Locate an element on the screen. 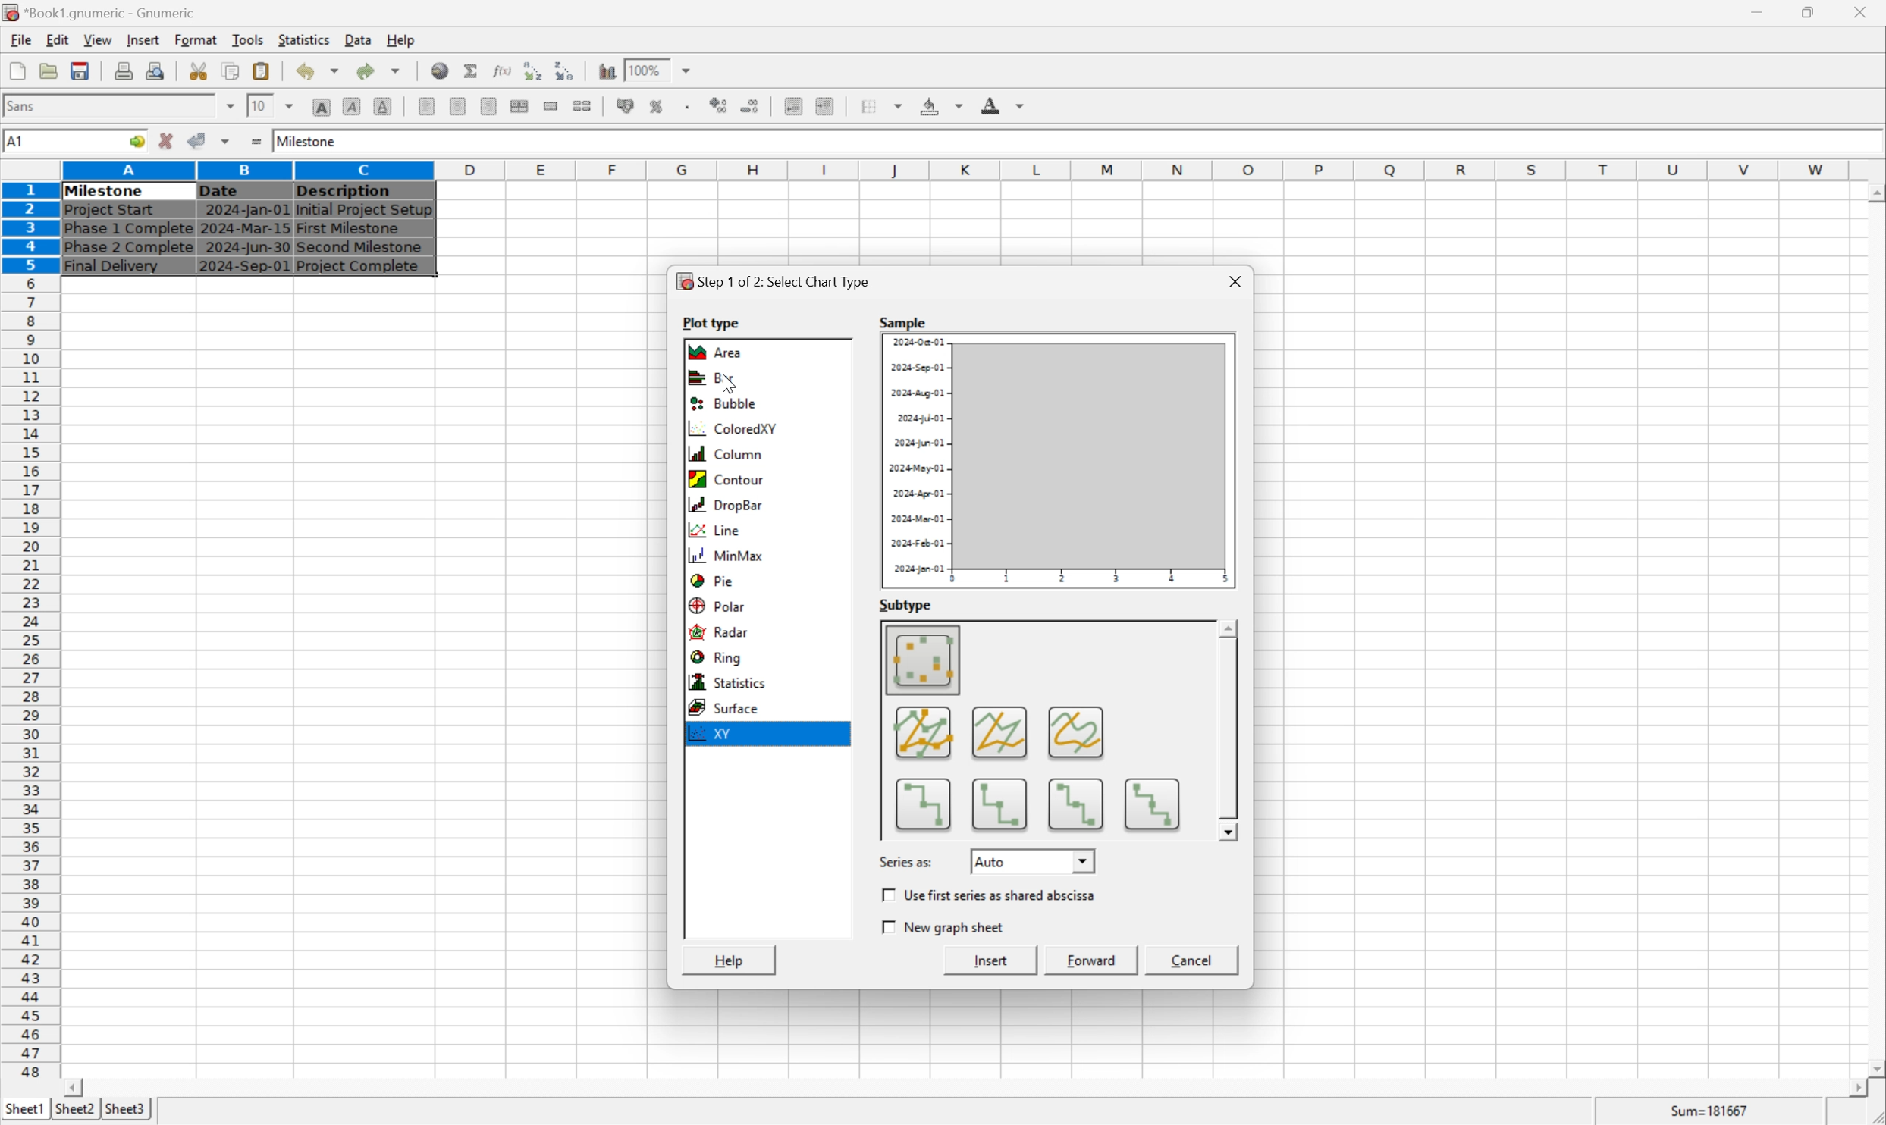 This screenshot has height=1125, width=1886. insert is located at coordinates (143, 41).